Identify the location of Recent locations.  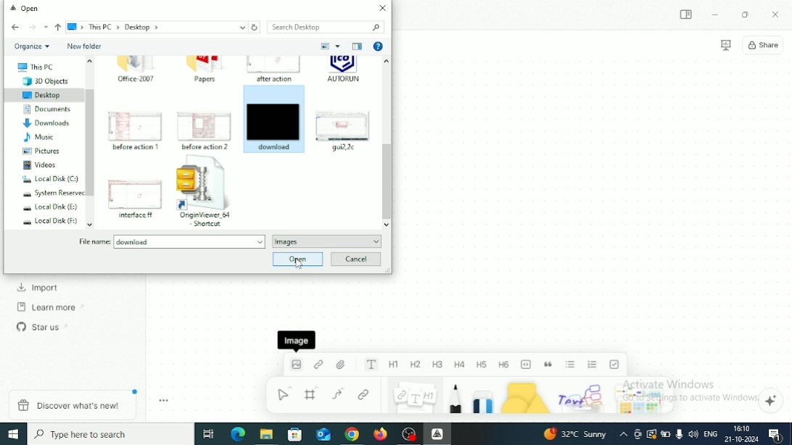
(46, 28).